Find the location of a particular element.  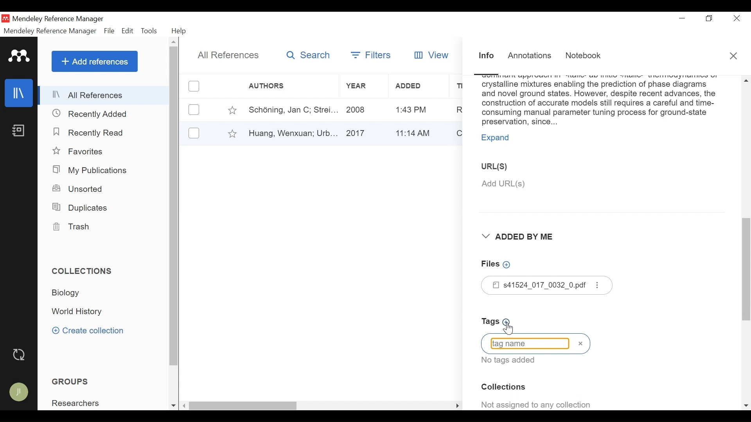

Collection is located at coordinates (78, 312).